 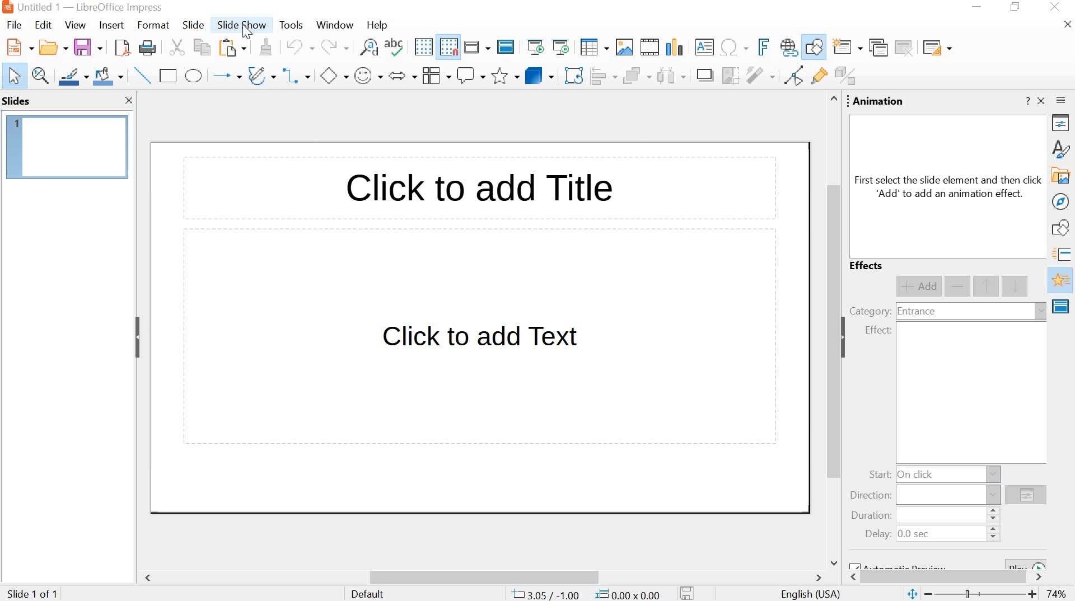 I want to click on scroll bar, so click(x=831, y=330).